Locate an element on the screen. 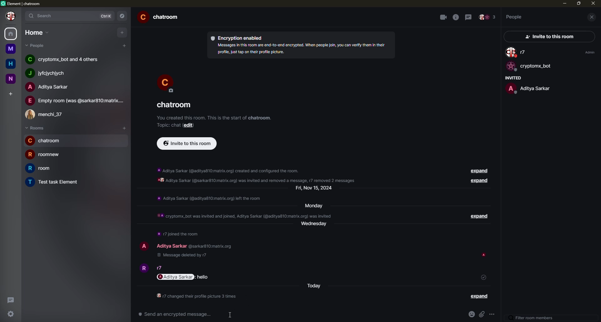  navigator is located at coordinates (124, 16).